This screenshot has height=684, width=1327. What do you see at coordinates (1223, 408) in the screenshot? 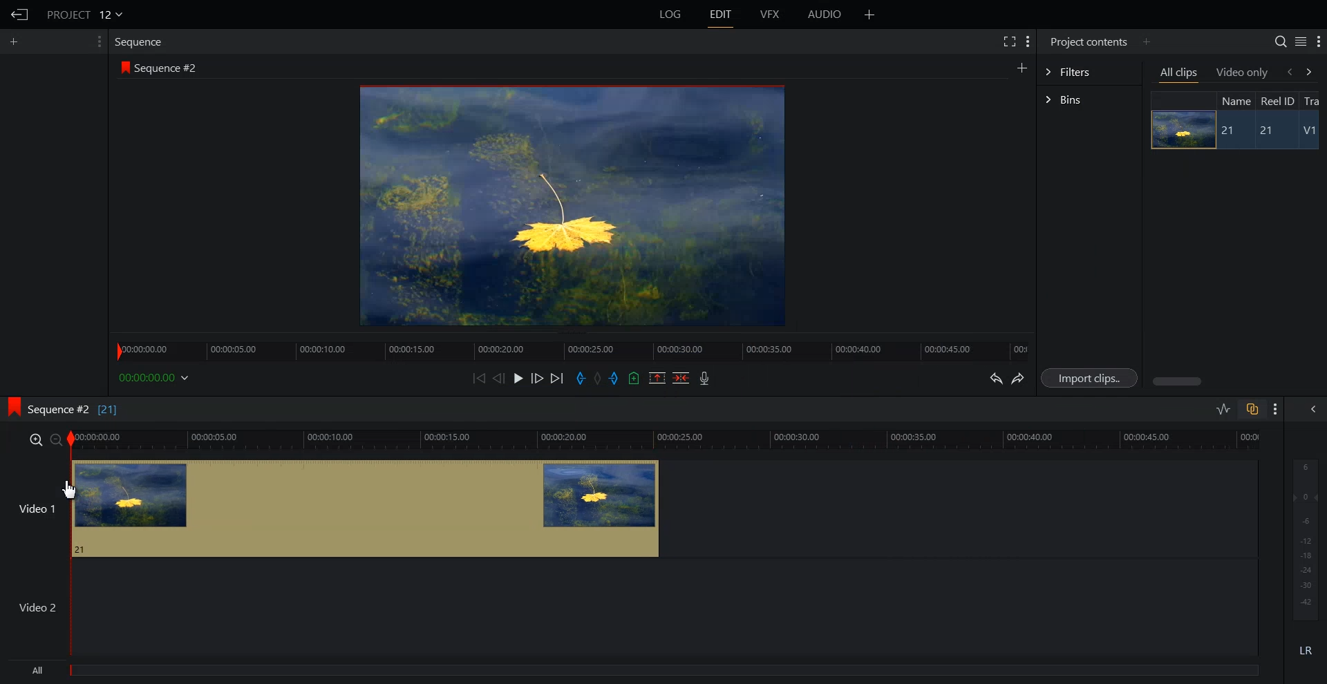
I see `Toggle audio level editing` at bounding box center [1223, 408].